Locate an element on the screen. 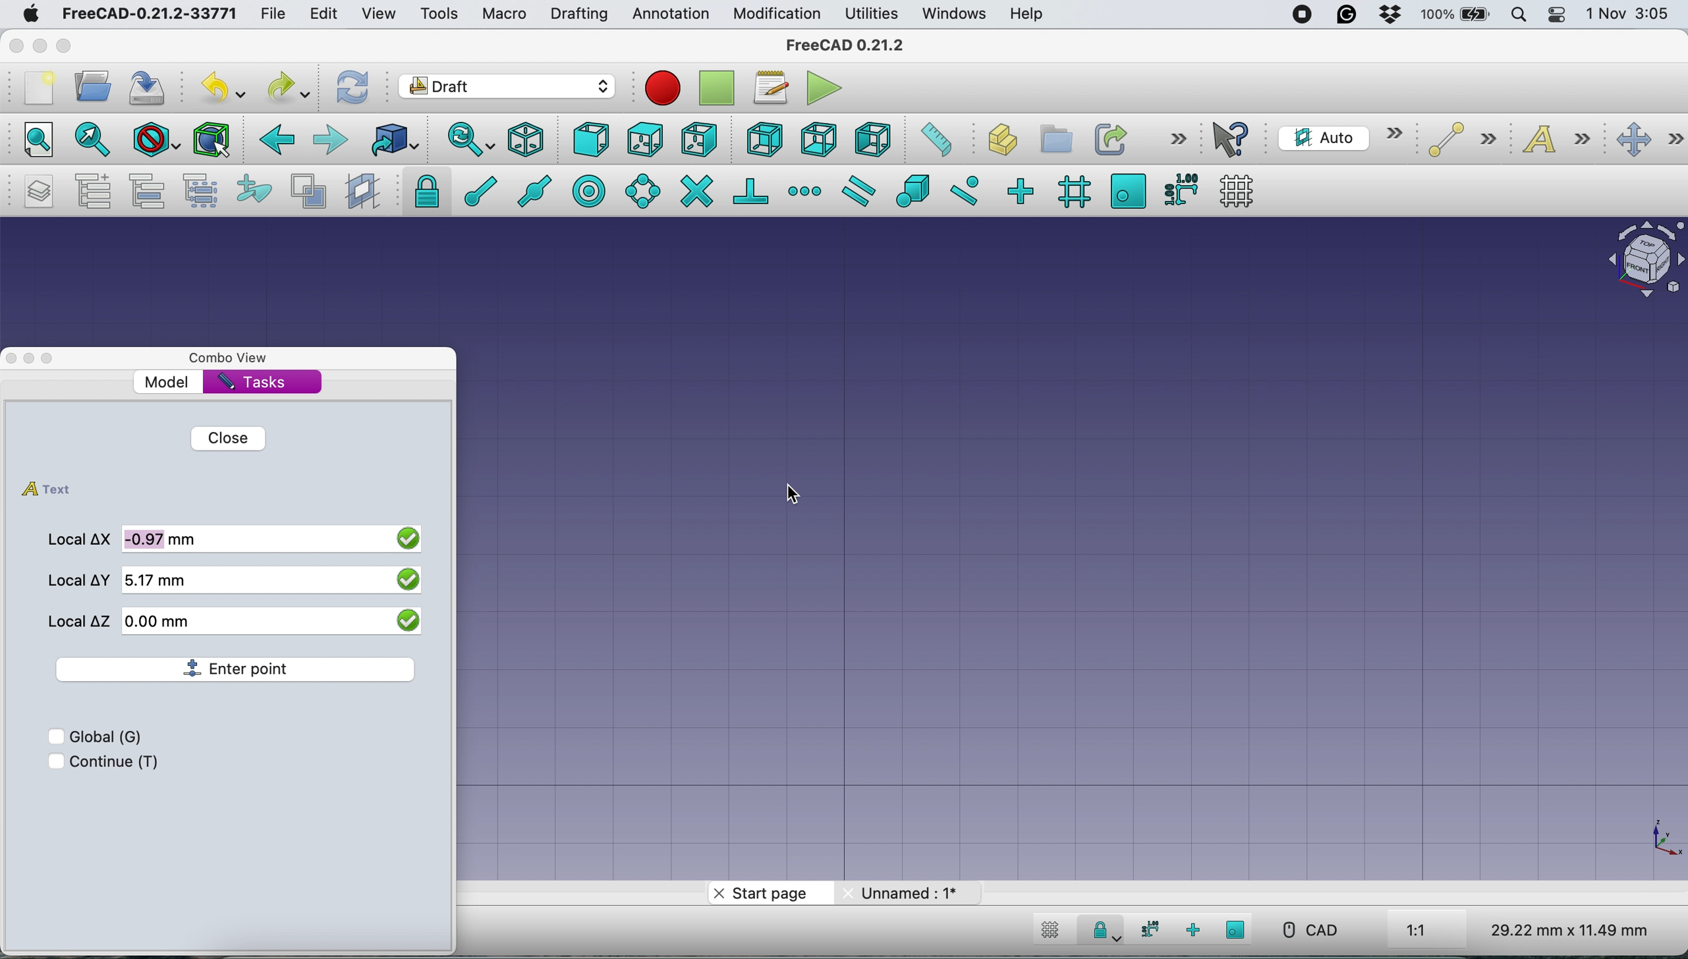 The height and width of the screenshot is (959, 1688). continue is located at coordinates (119, 761).